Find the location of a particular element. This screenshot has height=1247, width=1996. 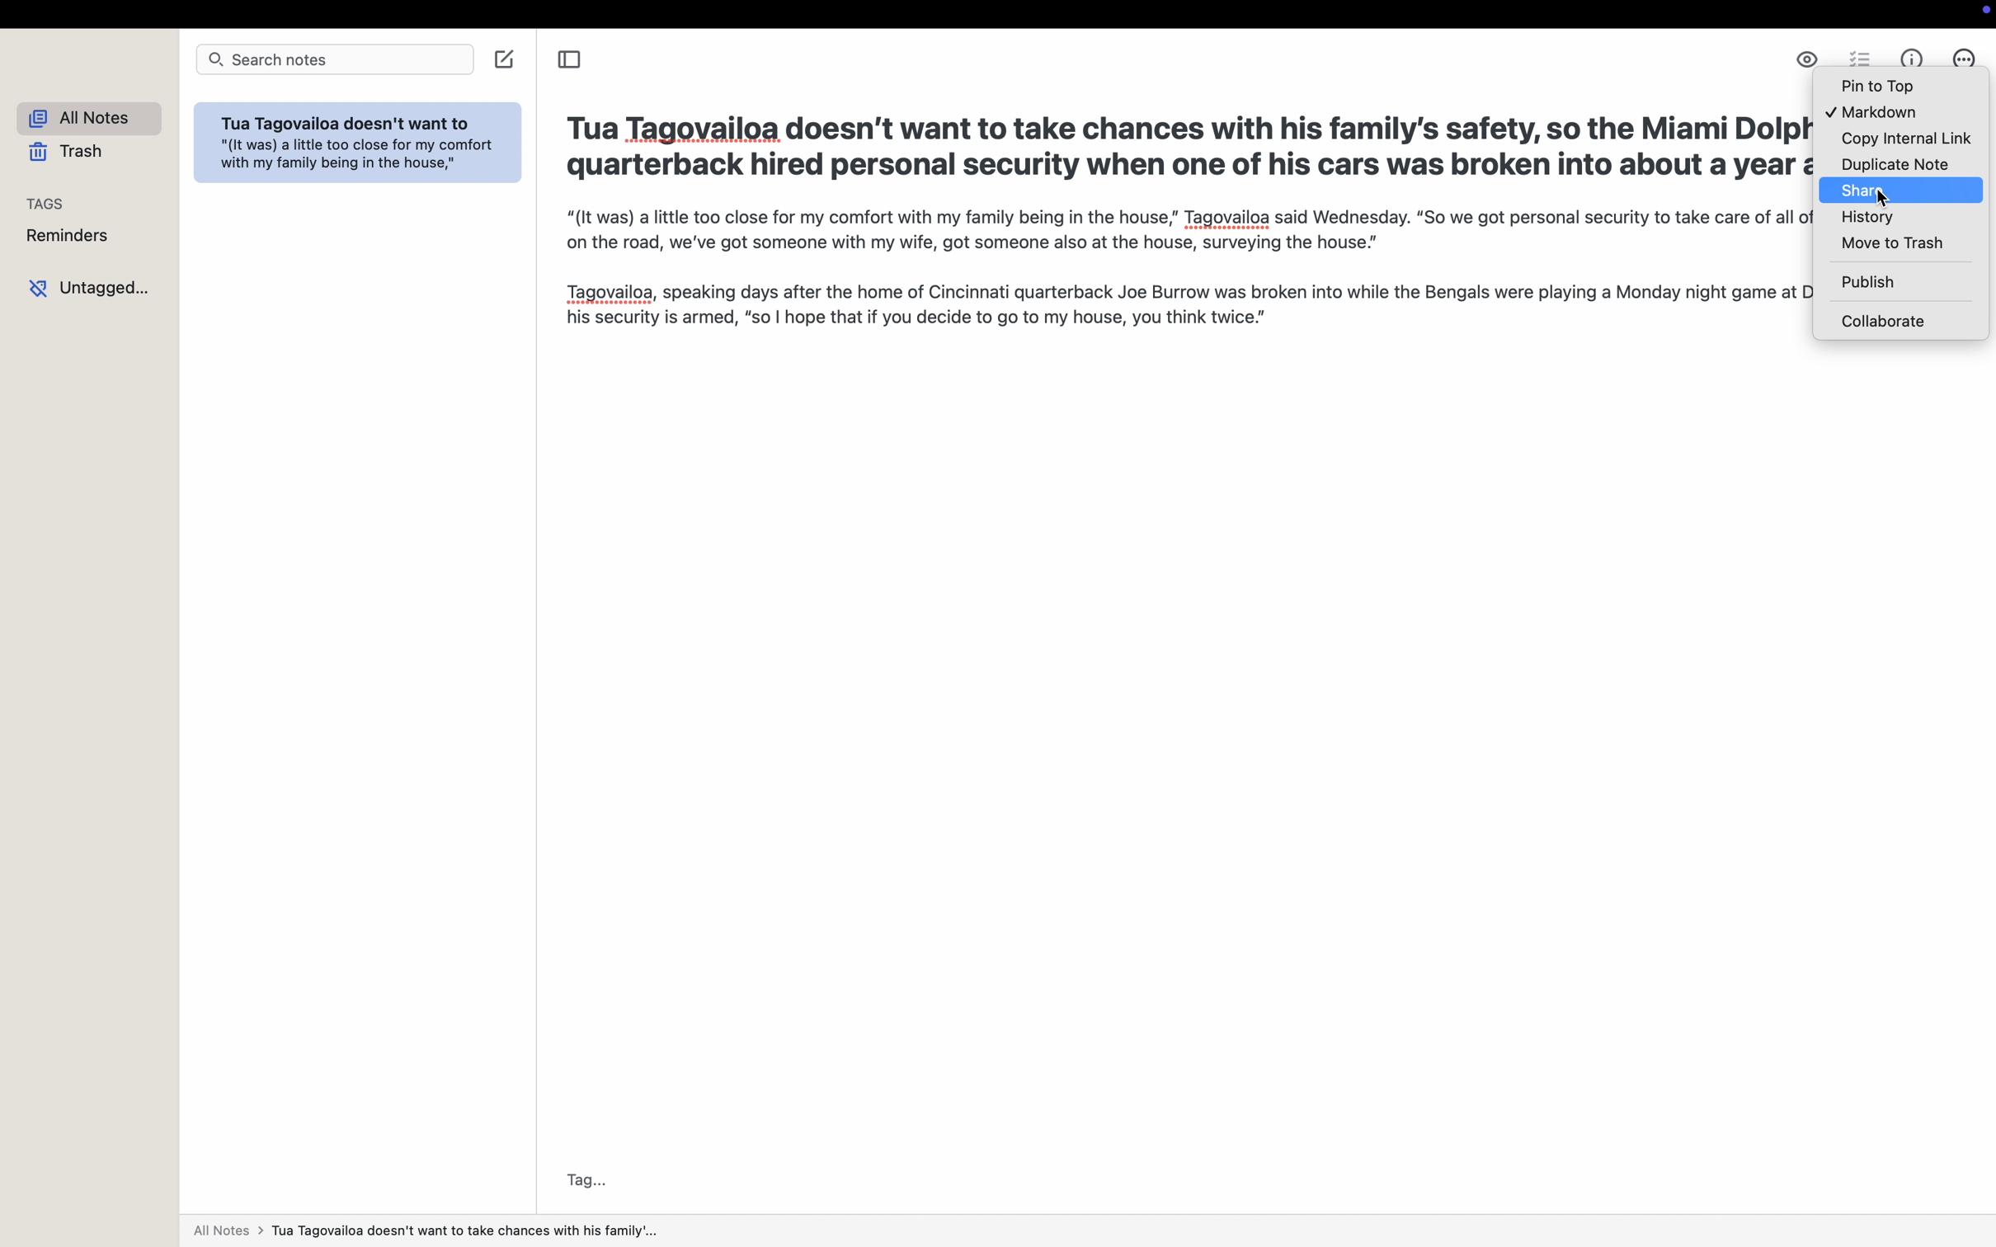

history is located at coordinates (1867, 219).